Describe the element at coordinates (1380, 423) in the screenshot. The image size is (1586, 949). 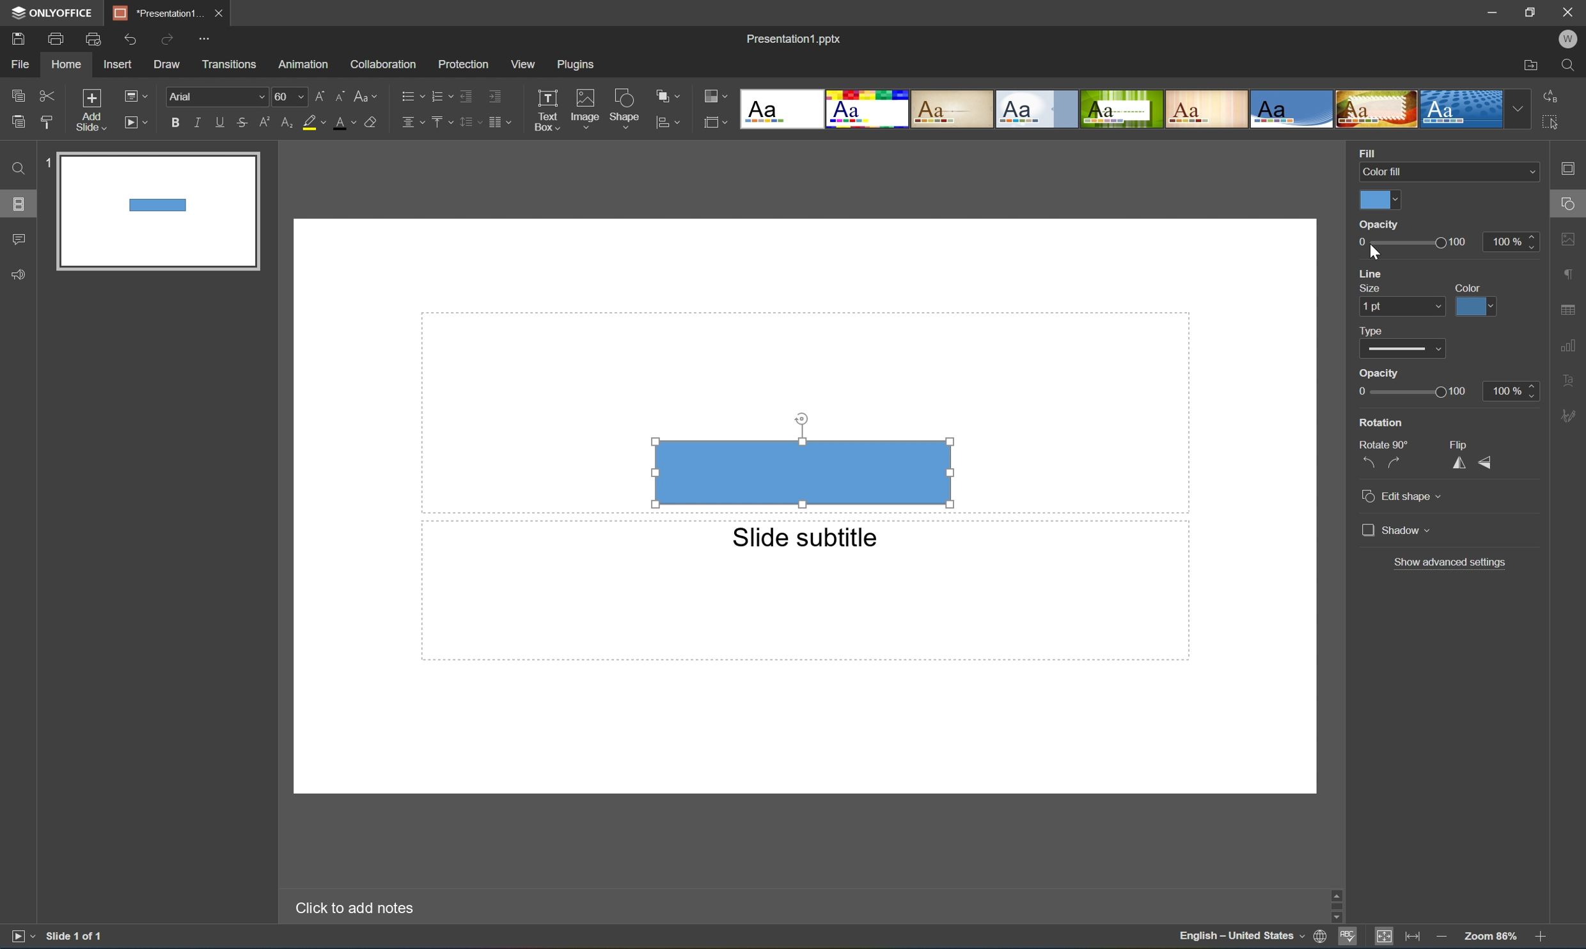
I see `Rotation` at that location.